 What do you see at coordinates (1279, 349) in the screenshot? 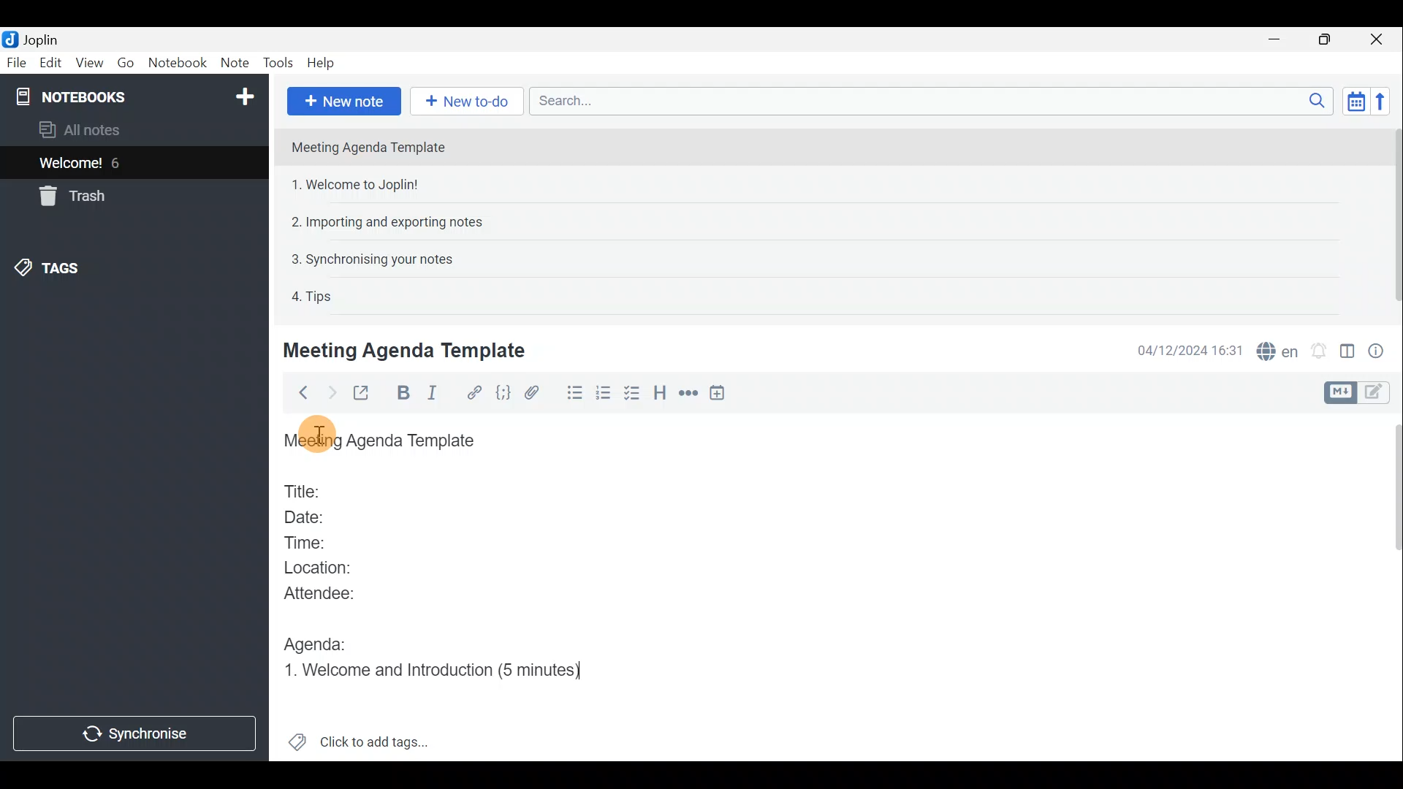
I see `Spell checker` at bounding box center [1279, 349].